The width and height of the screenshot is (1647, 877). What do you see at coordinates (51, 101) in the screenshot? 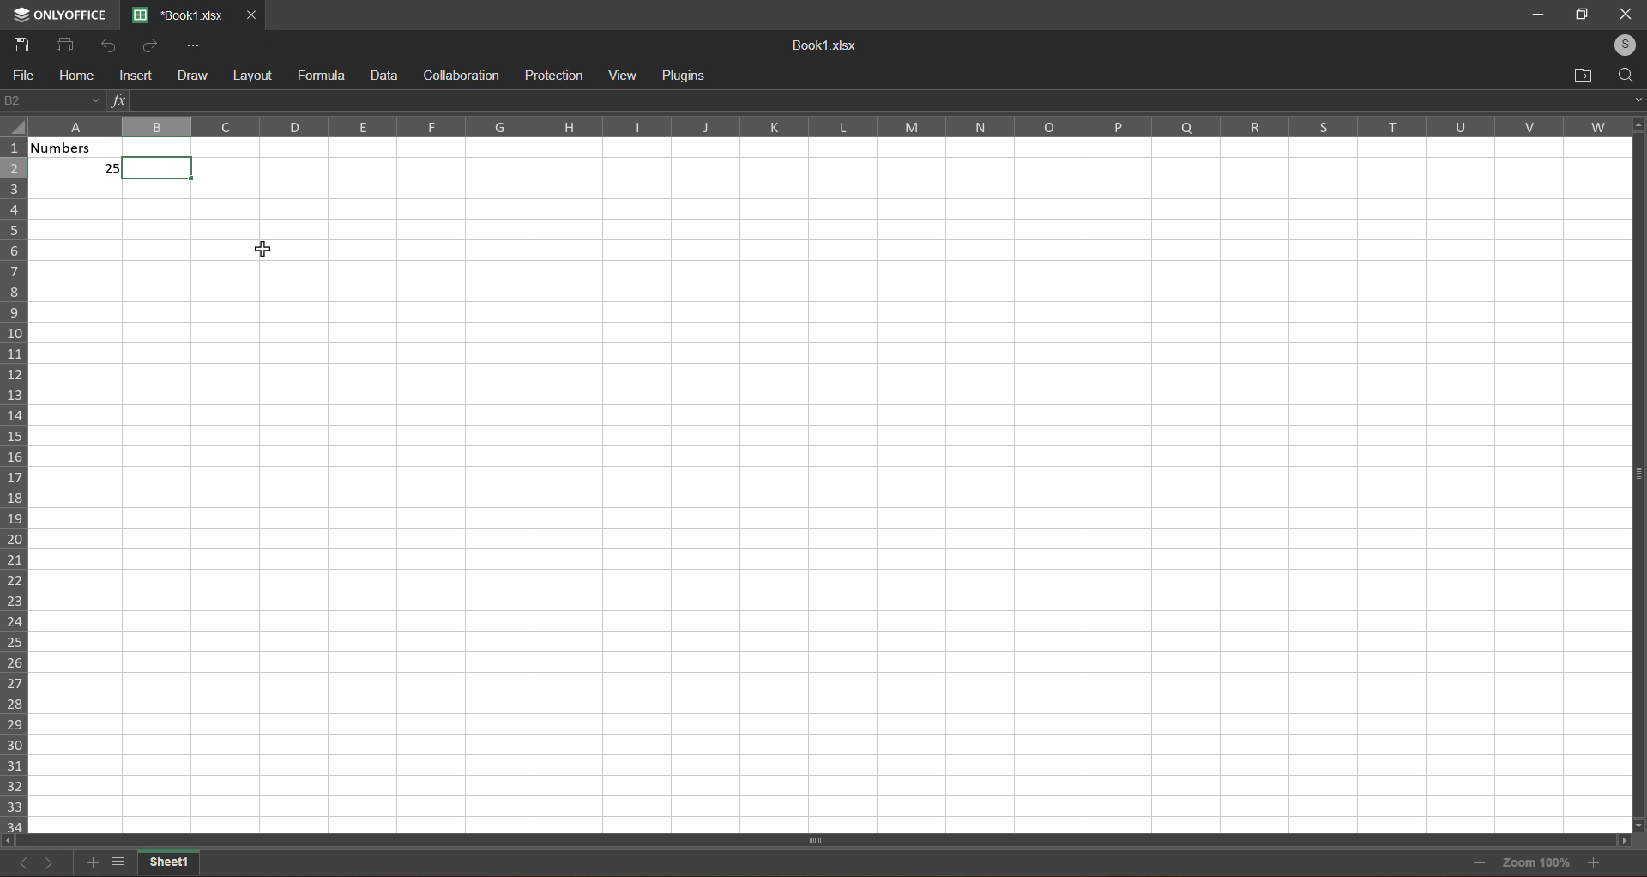
I see `current cell` at bounding box center [51, 101].